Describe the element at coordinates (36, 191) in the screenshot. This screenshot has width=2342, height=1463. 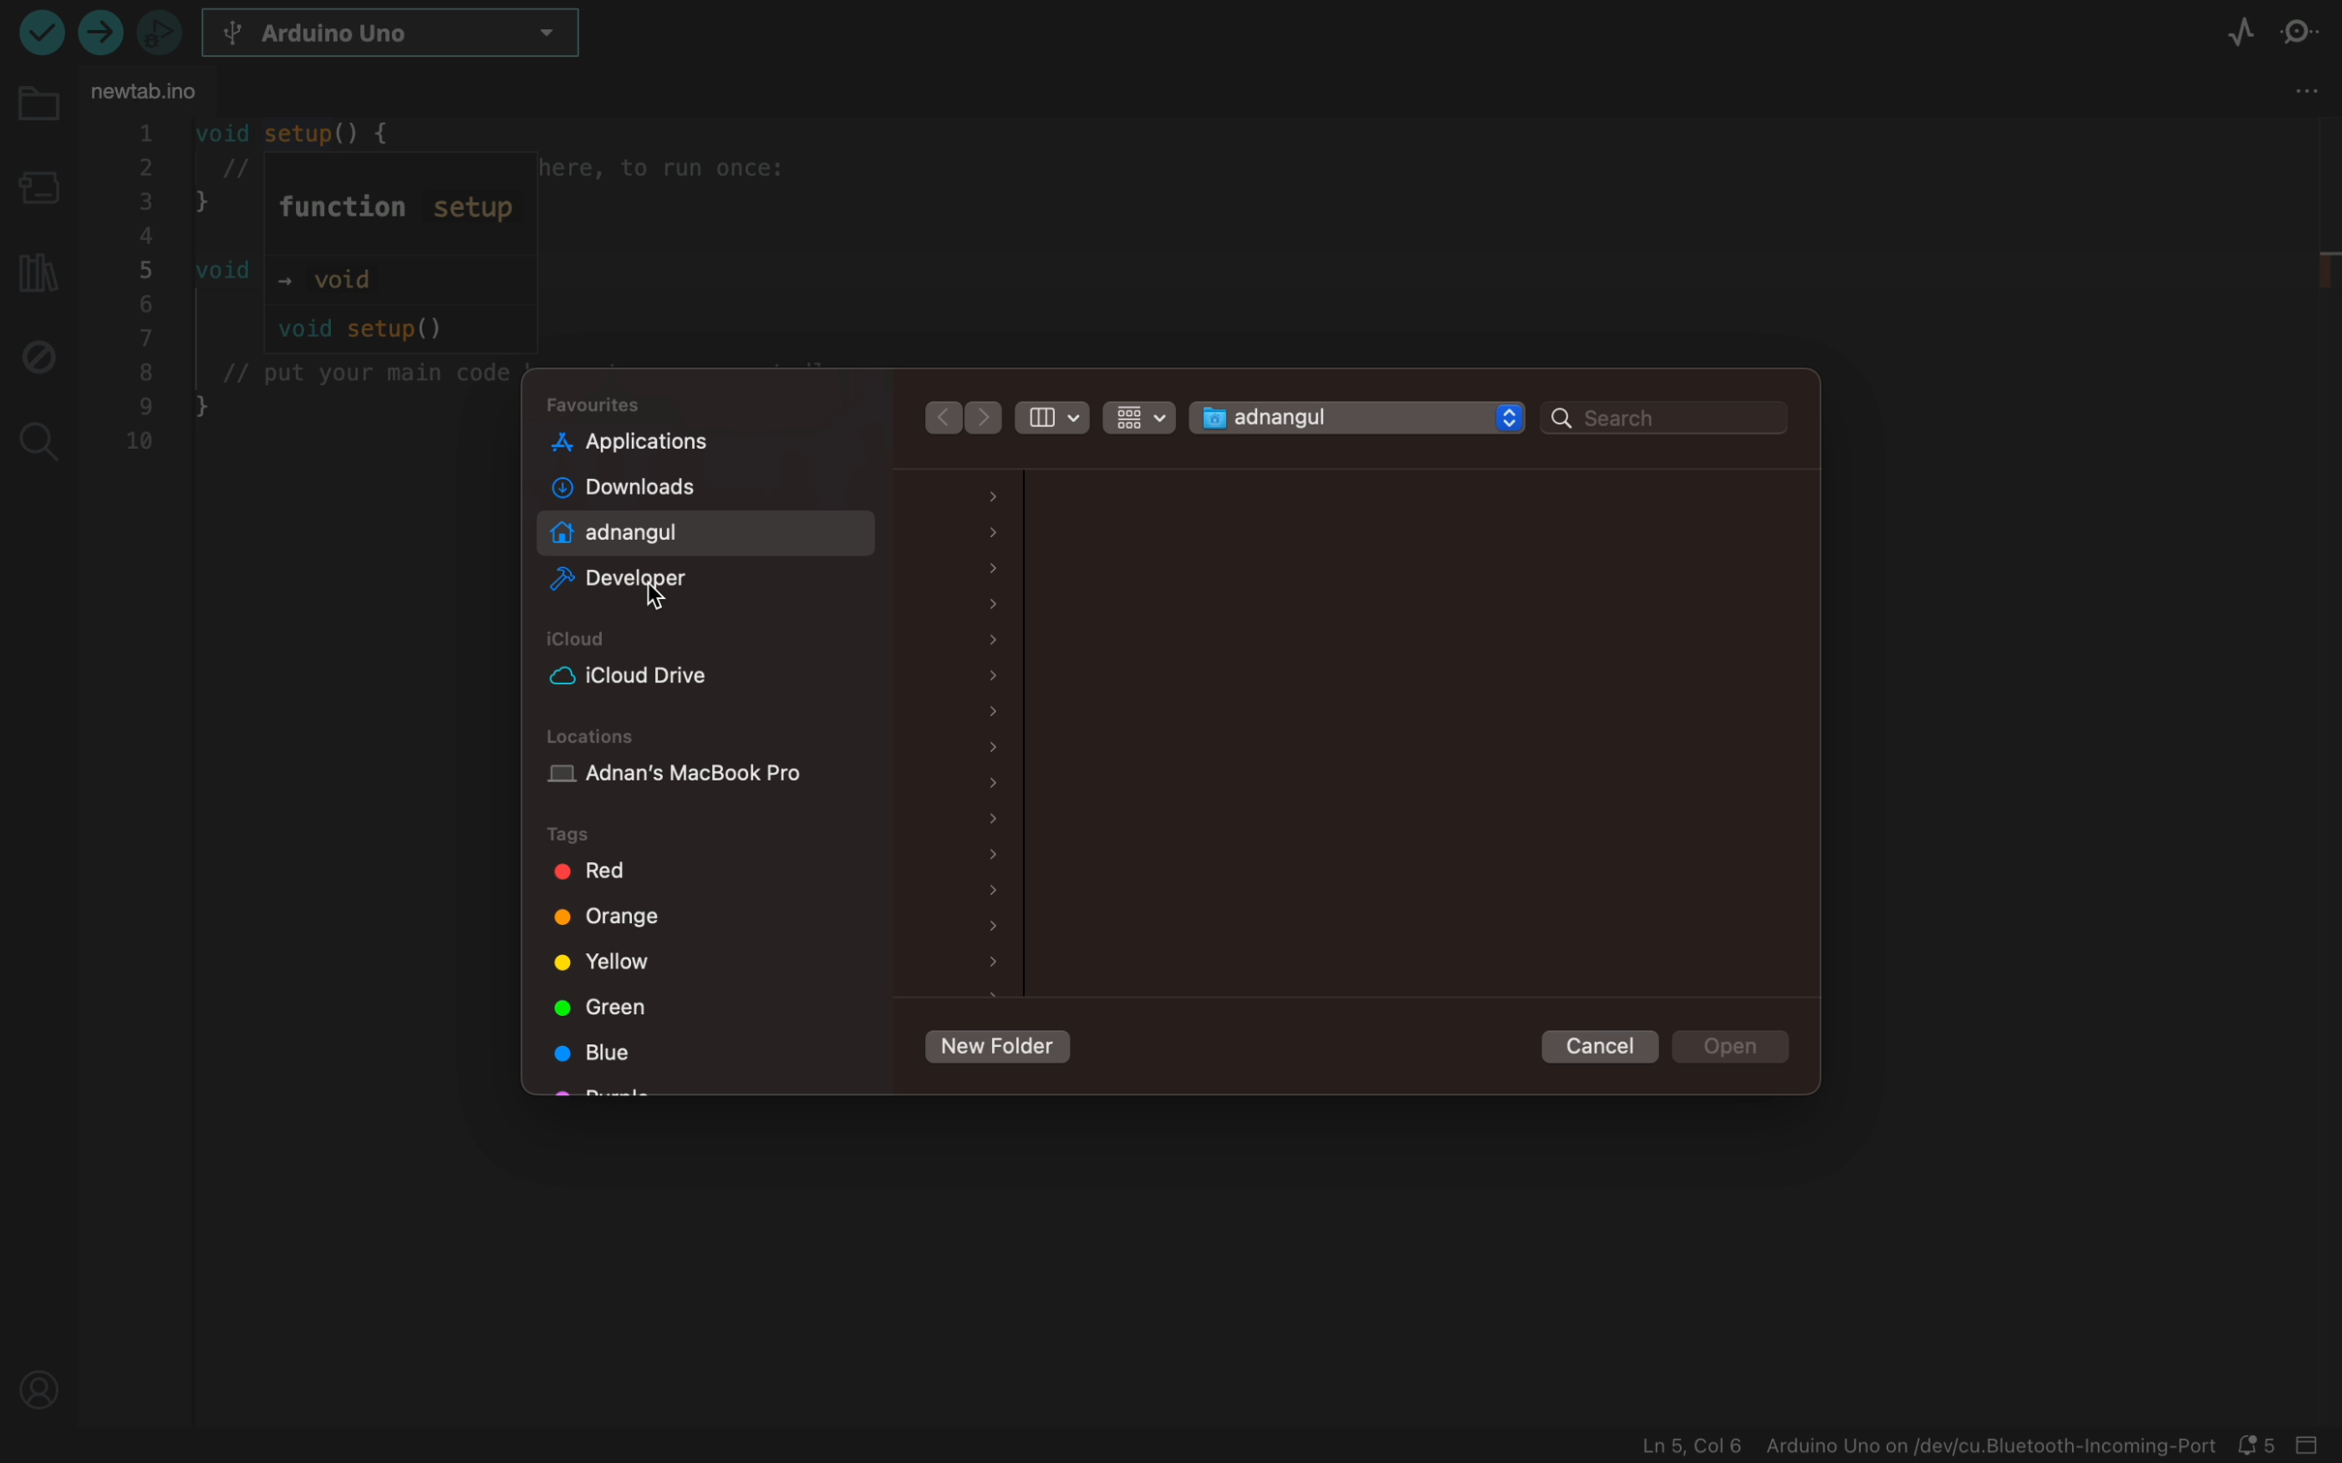
I see `board selecter` at that location.